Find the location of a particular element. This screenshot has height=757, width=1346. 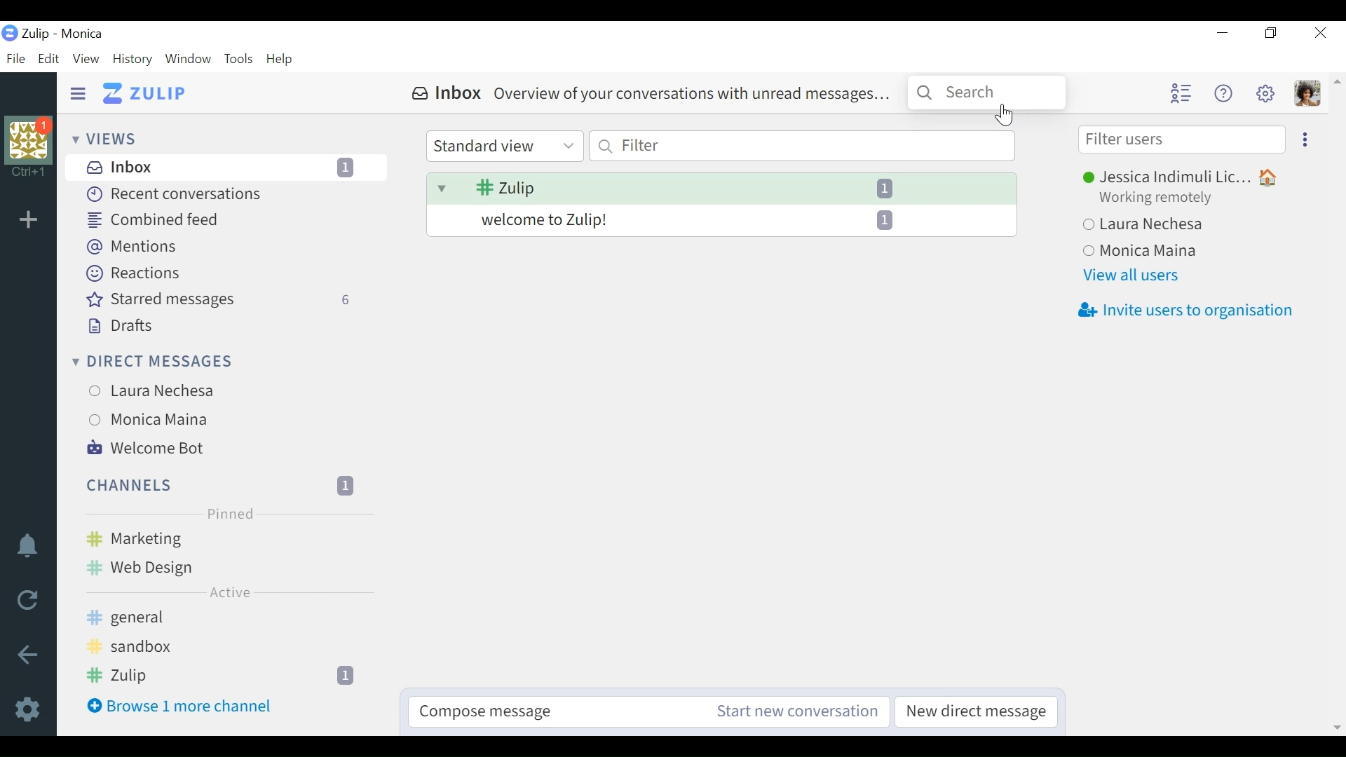

Combined feed is located at coordinates (156, 220).